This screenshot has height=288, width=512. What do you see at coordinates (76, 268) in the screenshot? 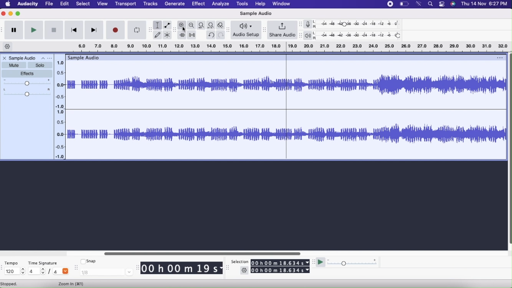
I see `resize` at bounding box center [76, 268].